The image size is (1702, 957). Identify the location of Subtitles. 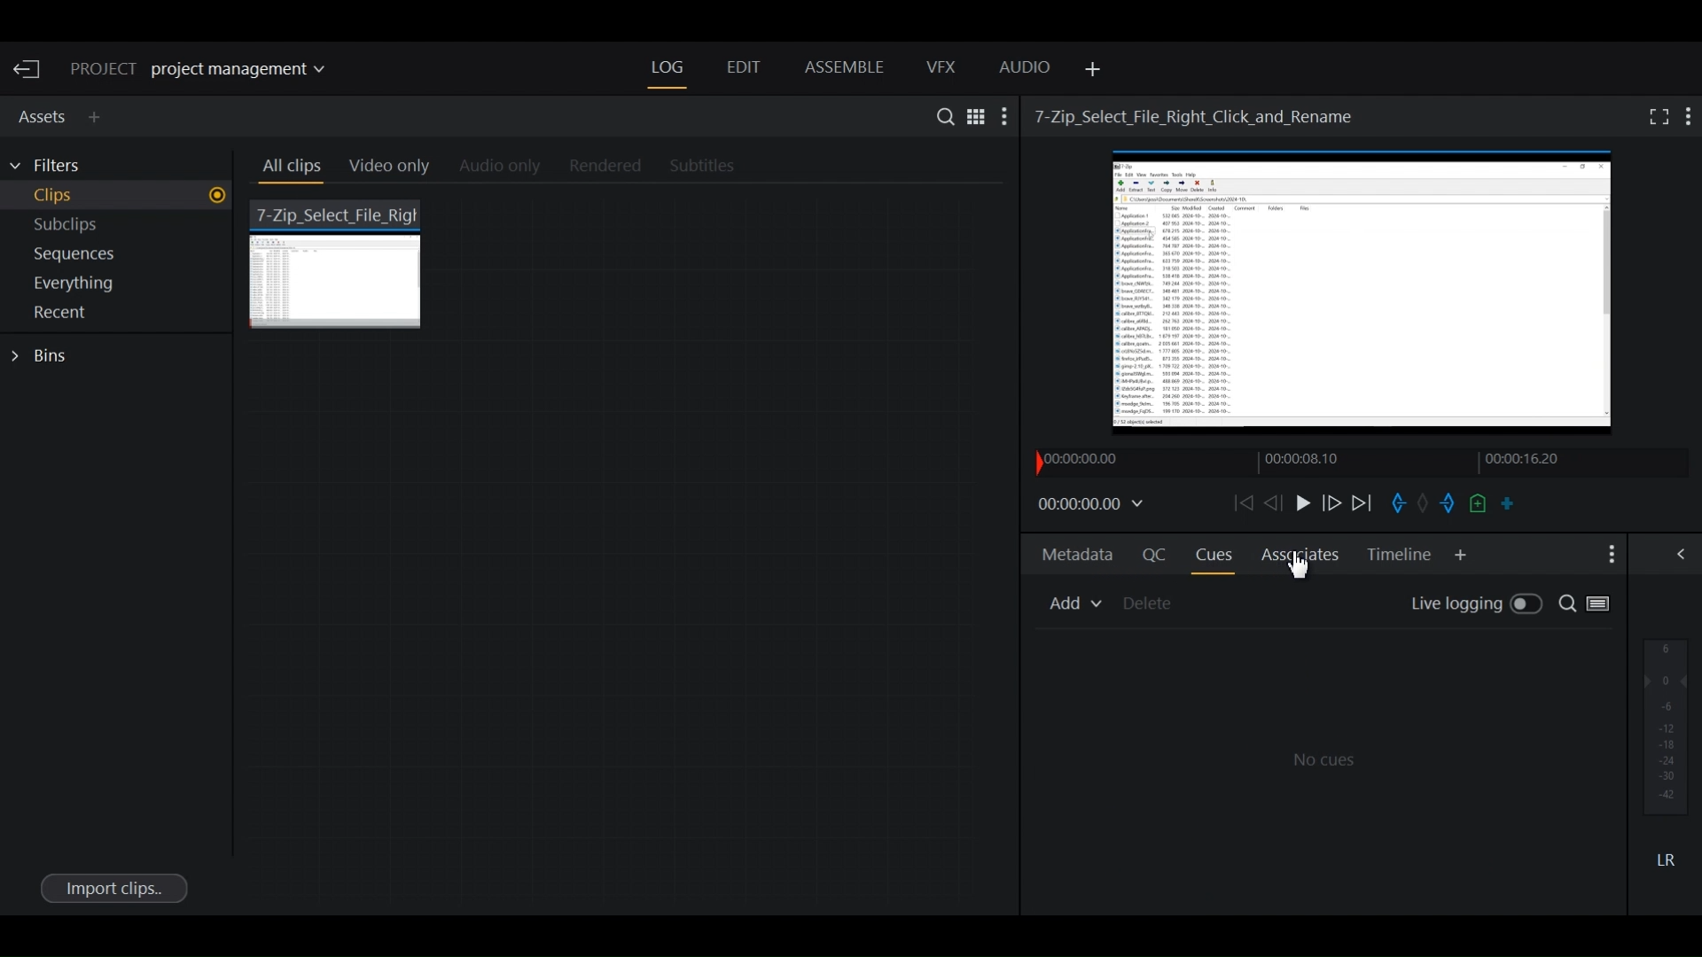
(713, 167).